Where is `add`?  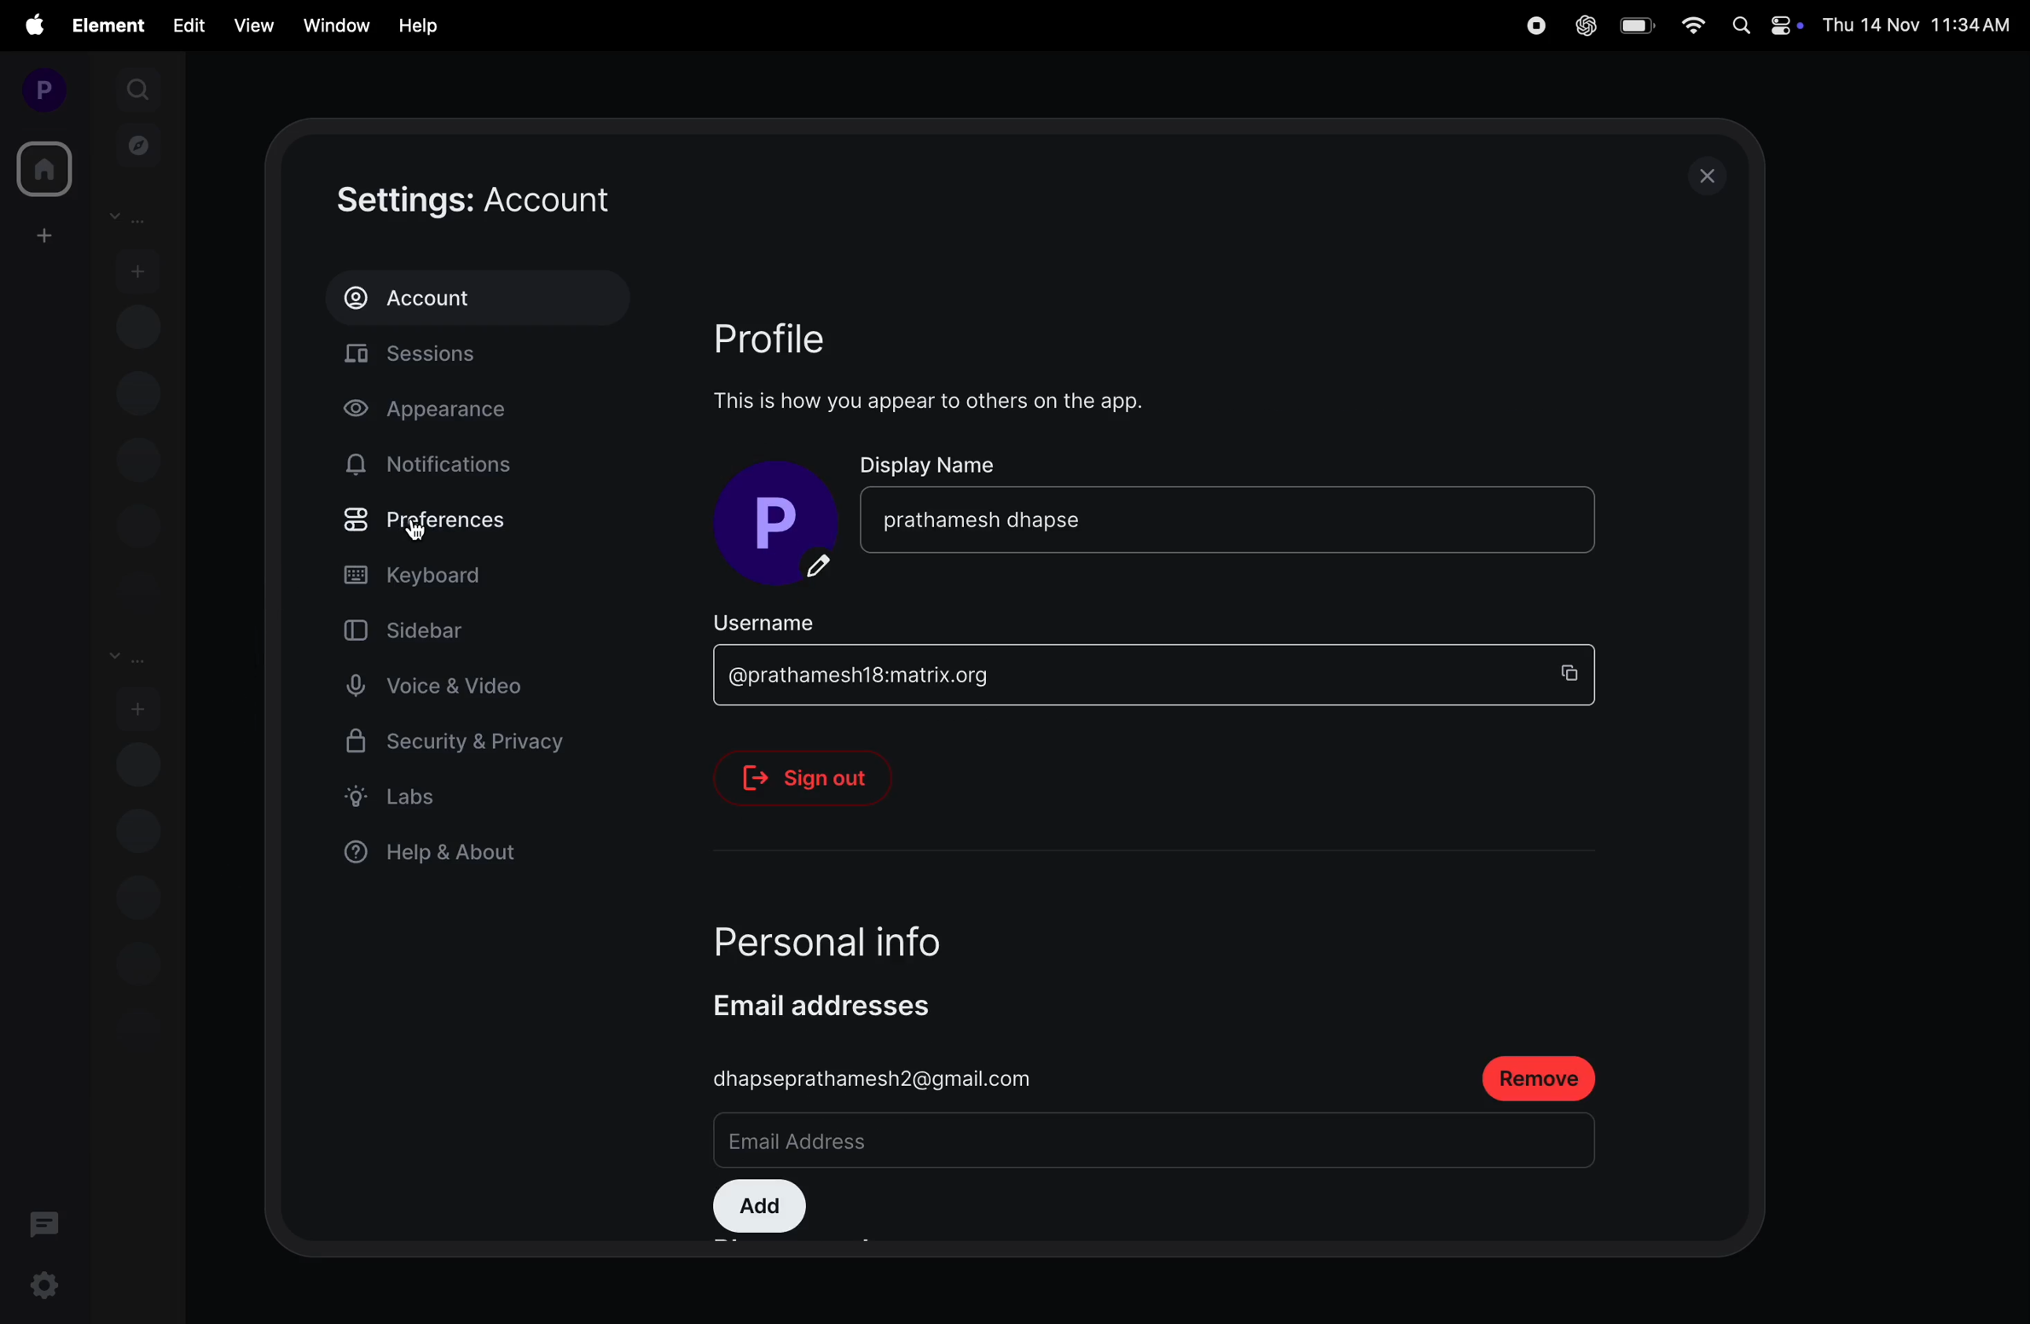 add is located at coordinates (139, 269).